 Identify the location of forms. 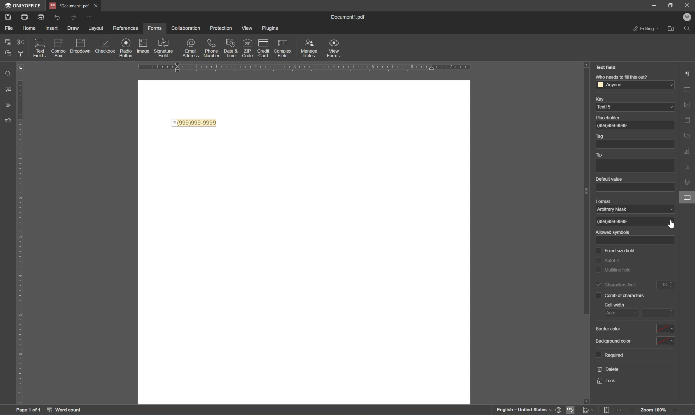
(155, 29).